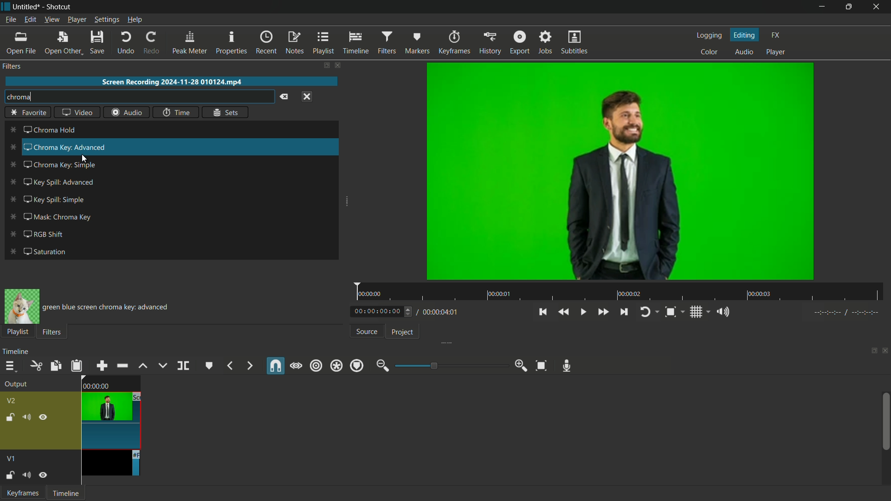 Image resolution: width=891 pixels, height=501 pixels. I want to click on lock, so click(9, 417).